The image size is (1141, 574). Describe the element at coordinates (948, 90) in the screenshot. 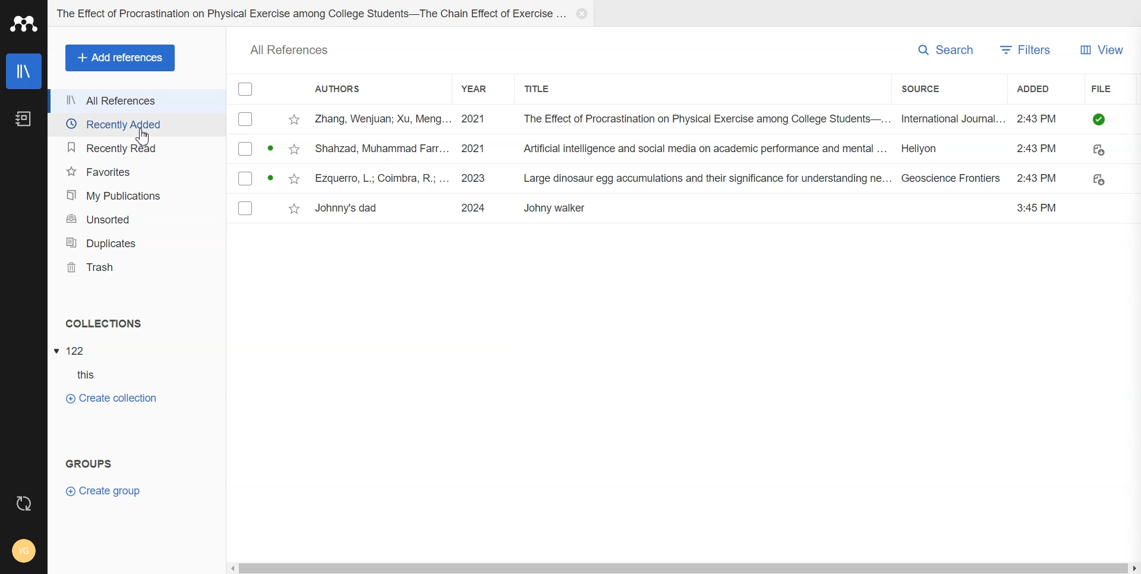

I see `Sources` at that location.